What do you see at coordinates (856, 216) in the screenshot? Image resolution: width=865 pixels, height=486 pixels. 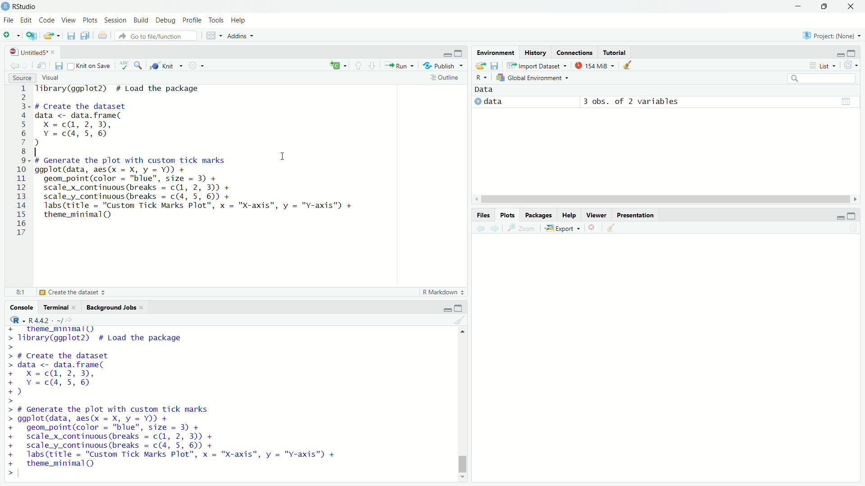 I see `maximize` at bounding box center [856, 216].